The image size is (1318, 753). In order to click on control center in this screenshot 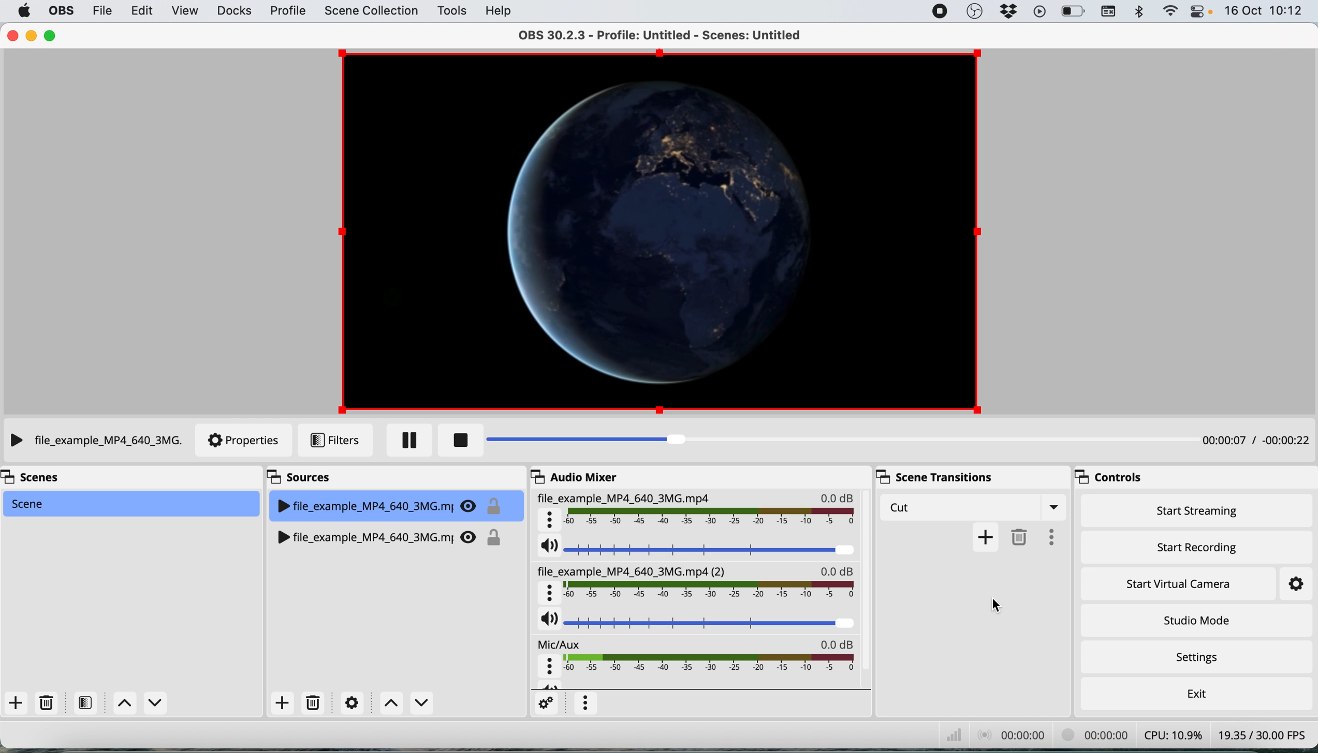, I will do `click(1203, 11)`.